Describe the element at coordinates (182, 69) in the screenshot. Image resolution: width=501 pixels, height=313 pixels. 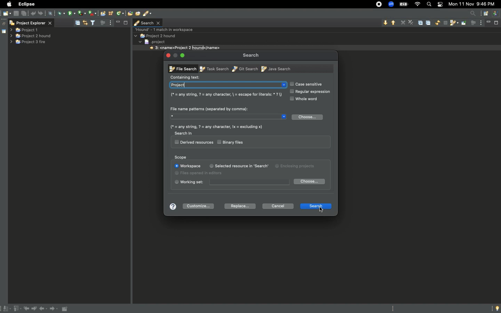
I see `File search` at that location.